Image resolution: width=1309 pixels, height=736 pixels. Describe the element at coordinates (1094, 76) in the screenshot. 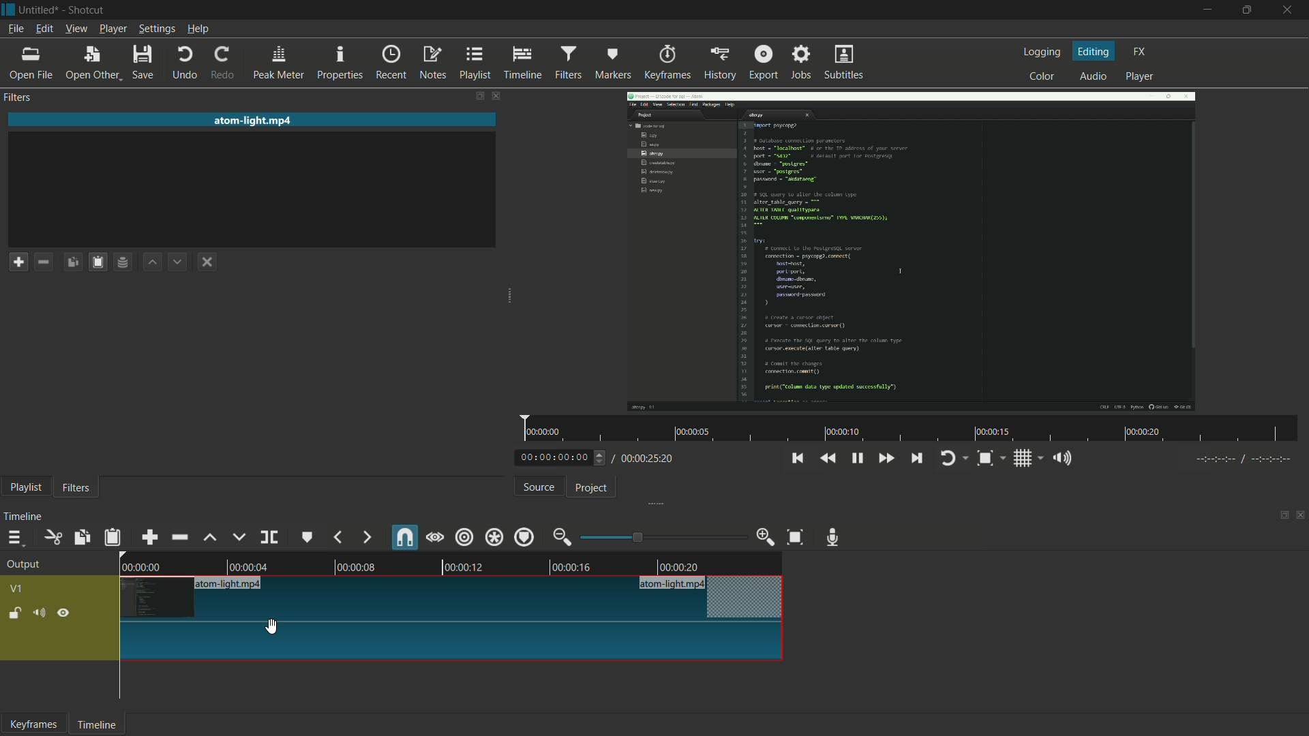

I see `audio` at that location.